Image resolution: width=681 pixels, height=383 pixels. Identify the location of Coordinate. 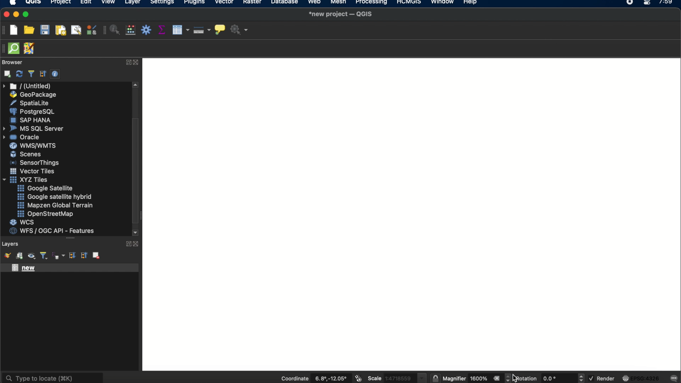
(313, 378).